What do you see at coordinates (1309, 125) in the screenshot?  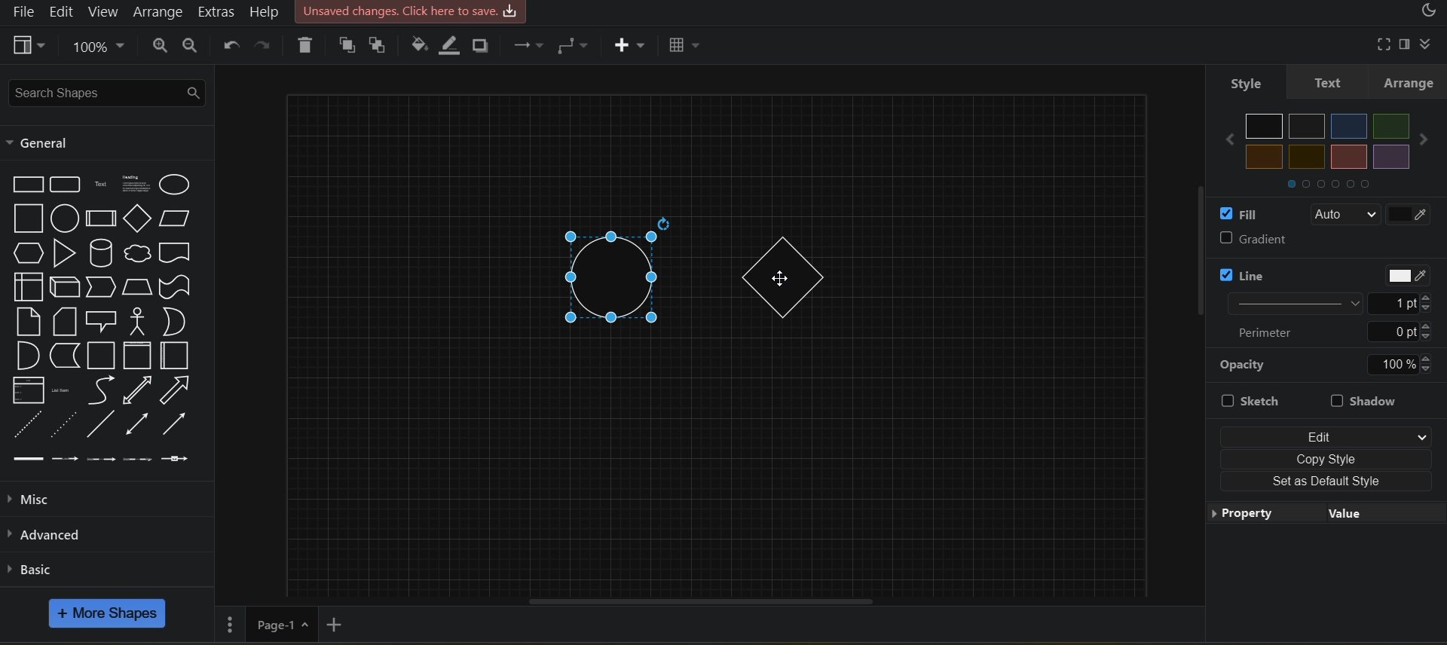 I see `` at bounding box center [1309, 125].